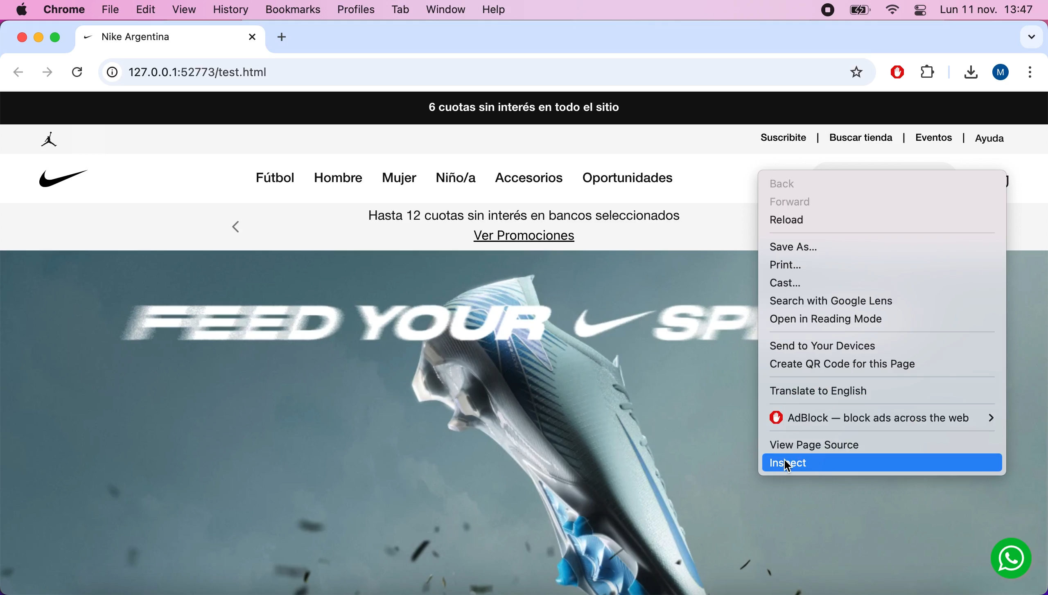 The width and height of the screenshot is (1048, 595). I want to click on information, so click(113, 73).